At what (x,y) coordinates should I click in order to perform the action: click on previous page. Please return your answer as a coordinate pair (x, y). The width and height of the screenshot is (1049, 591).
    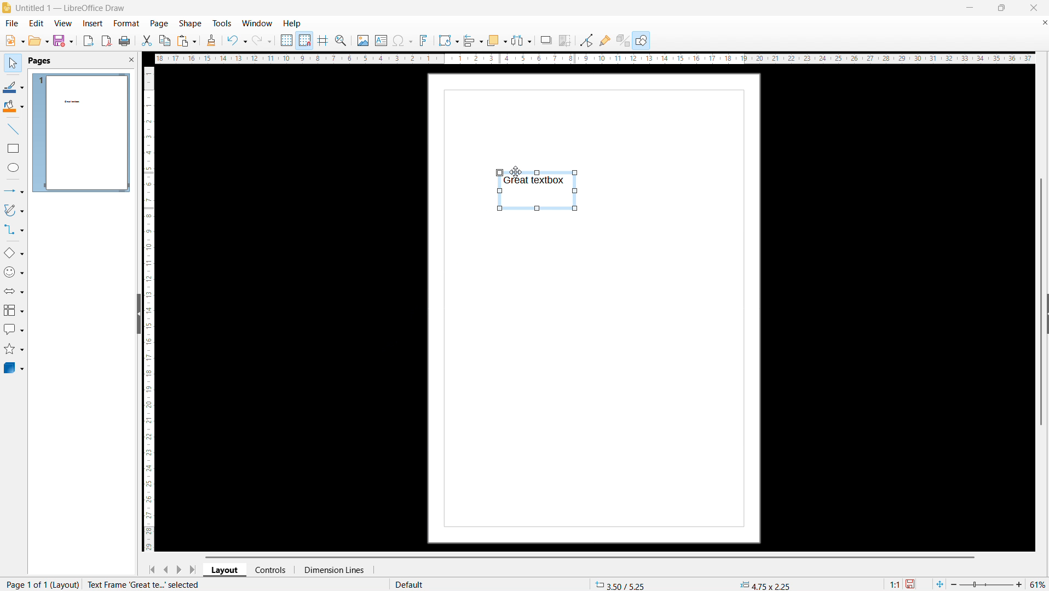
    Looking at the image, I should click on (166, 570).